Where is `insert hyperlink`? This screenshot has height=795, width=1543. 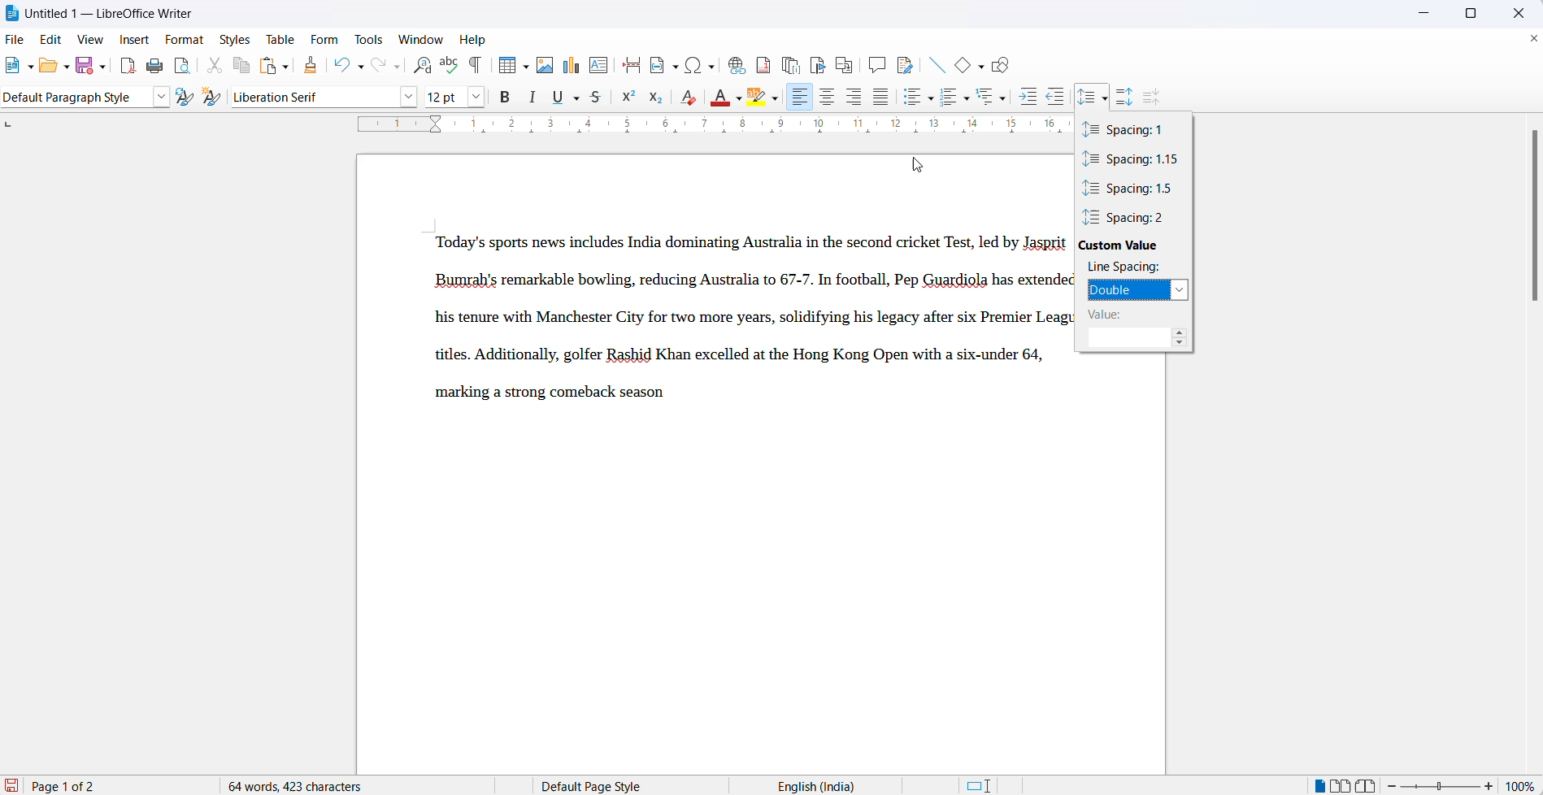
insert hyperlink is located at coordinates (698, 65).